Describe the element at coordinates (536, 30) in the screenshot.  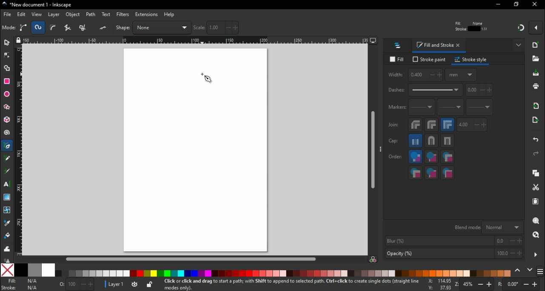
I see `snapping options` at that location.